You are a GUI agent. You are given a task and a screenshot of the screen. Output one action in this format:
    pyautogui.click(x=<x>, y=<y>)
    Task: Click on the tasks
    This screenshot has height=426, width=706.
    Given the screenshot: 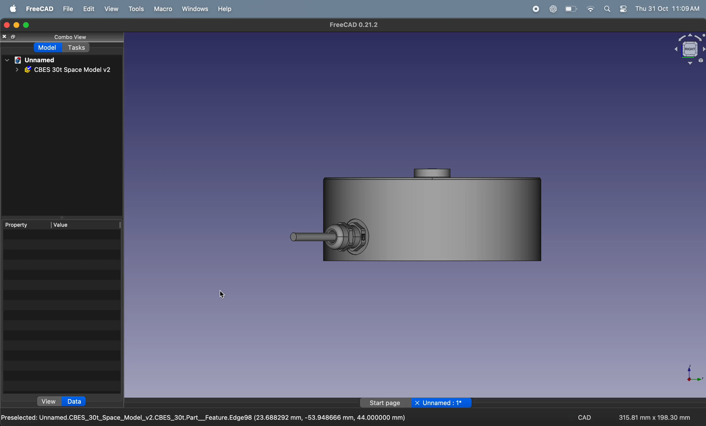 What is the action you would take?
    pyautogui.click(x=77, y=48)
    